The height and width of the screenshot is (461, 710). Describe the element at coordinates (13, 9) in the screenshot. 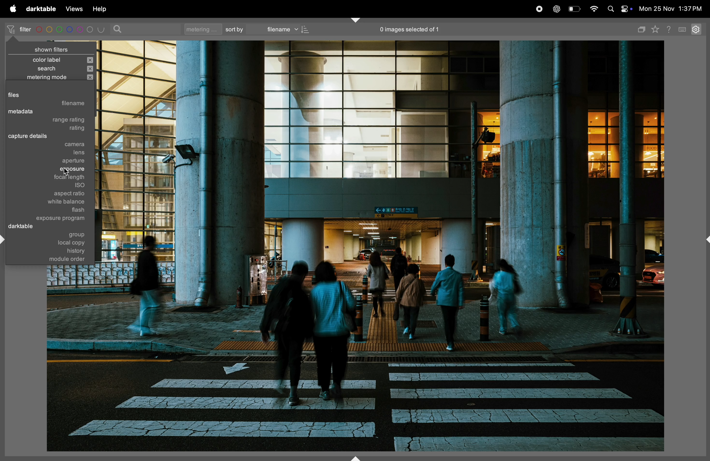

I see `apple menu` at that location.